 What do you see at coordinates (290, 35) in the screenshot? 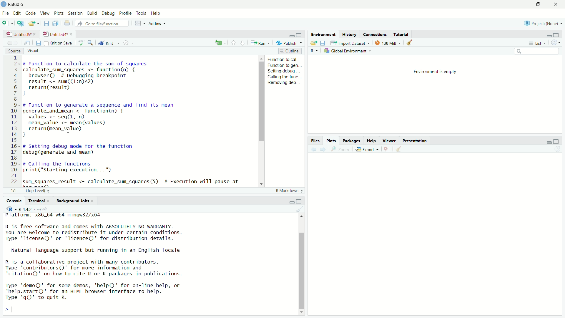
I see `minimize` at bounding box center [290, 35].